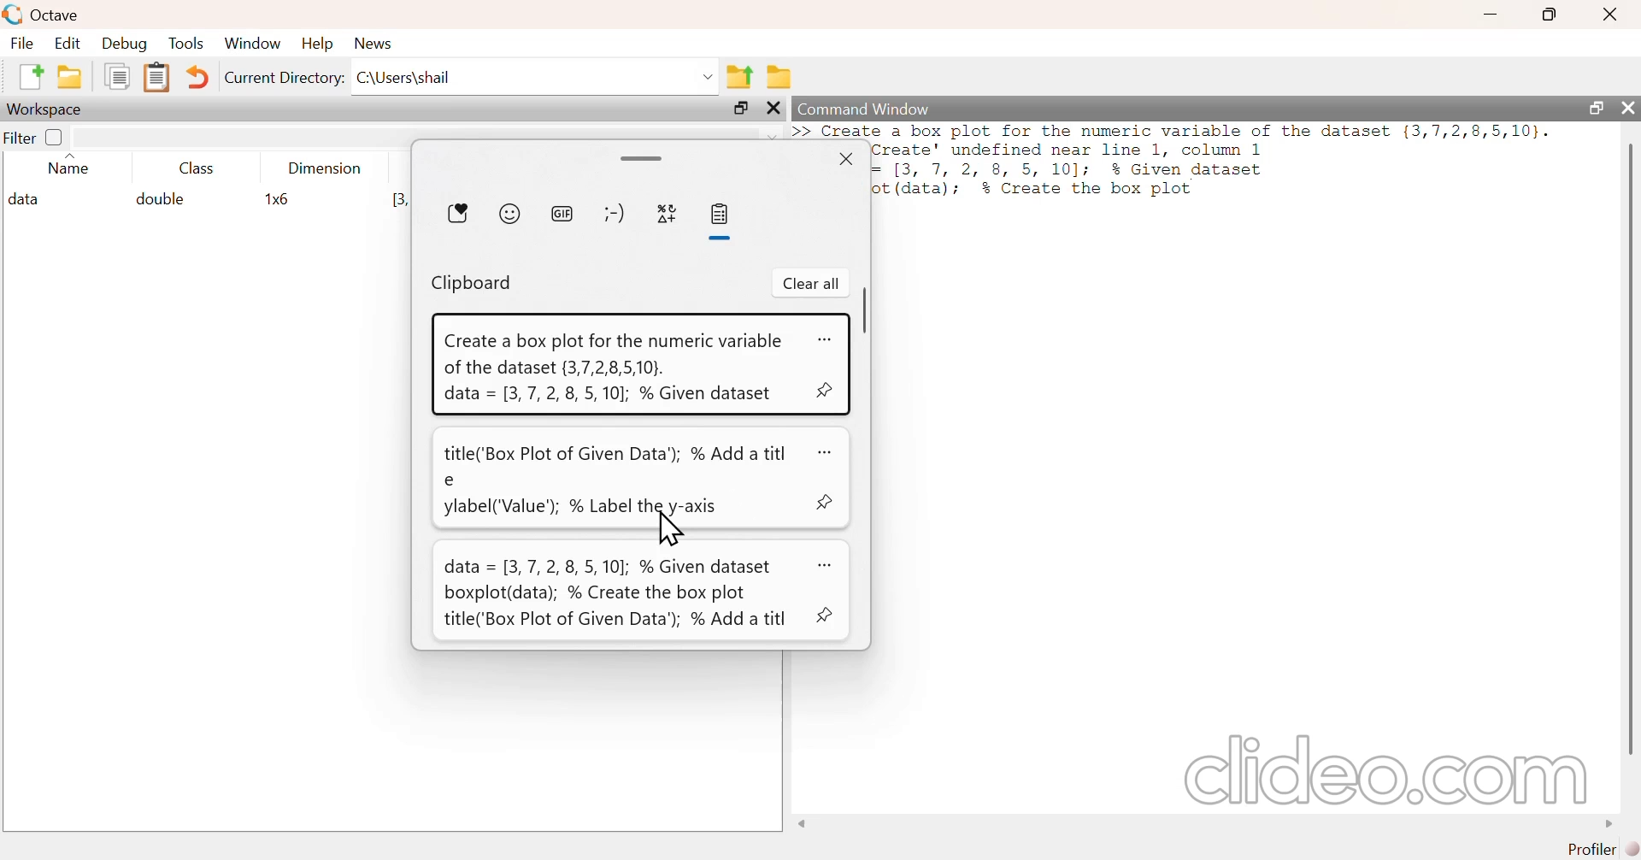 The height and width of the screenshot is (860, 1641). Describe the element at coordinates (470, 286) in the screenshot. I see `clipboard` at that location.